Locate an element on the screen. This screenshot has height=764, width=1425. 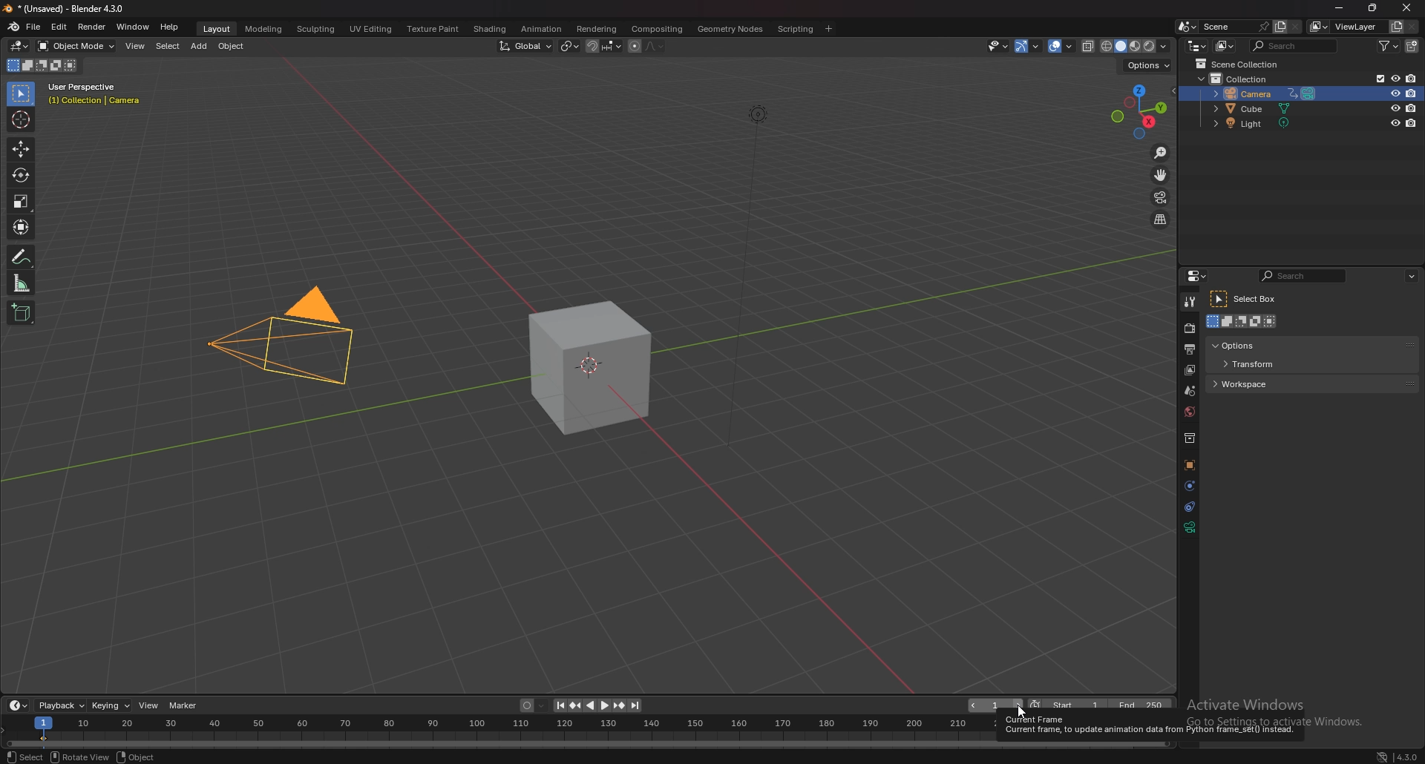
overlays is located at coordinates (1062, 47).